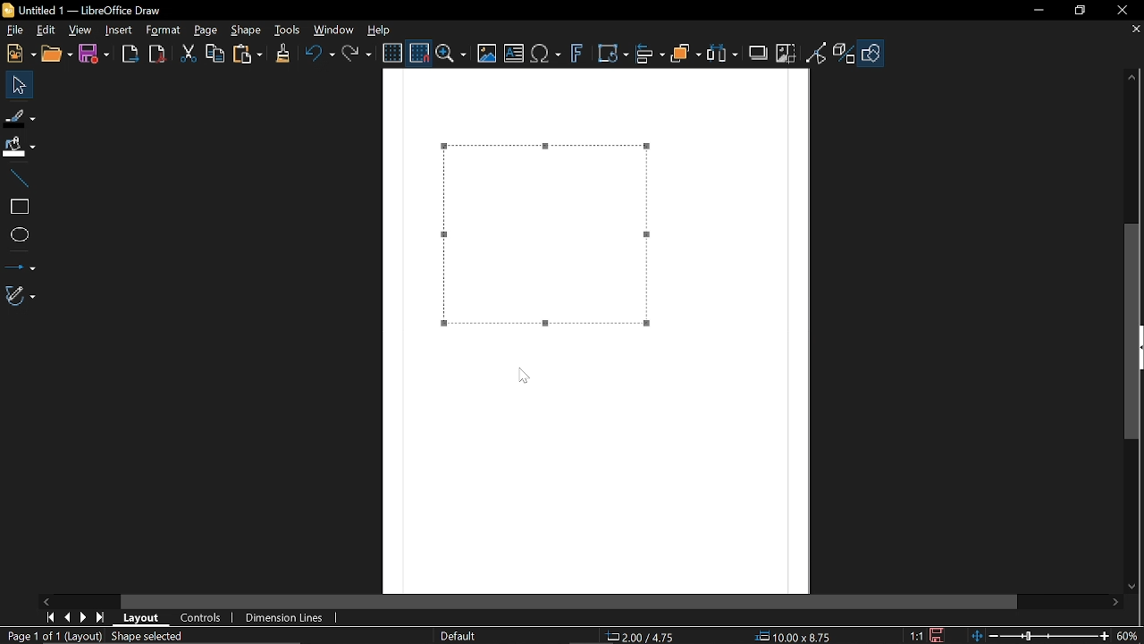 The width and height of the screenshot is (1144, 644). I want to click on Insert fontwork, so click(577, 55).